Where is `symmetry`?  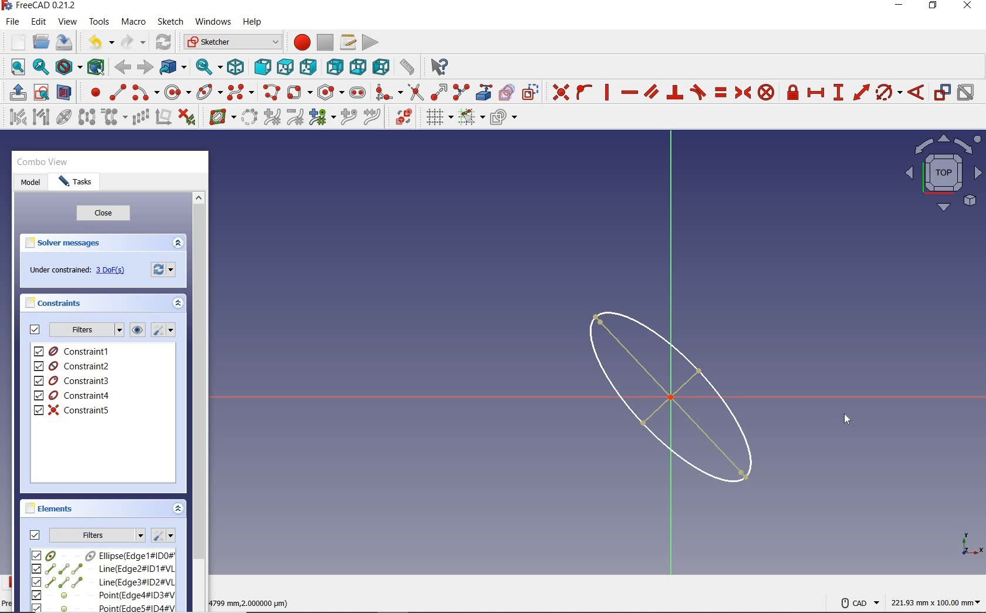
symmetry is located at coordinates (87, 116).